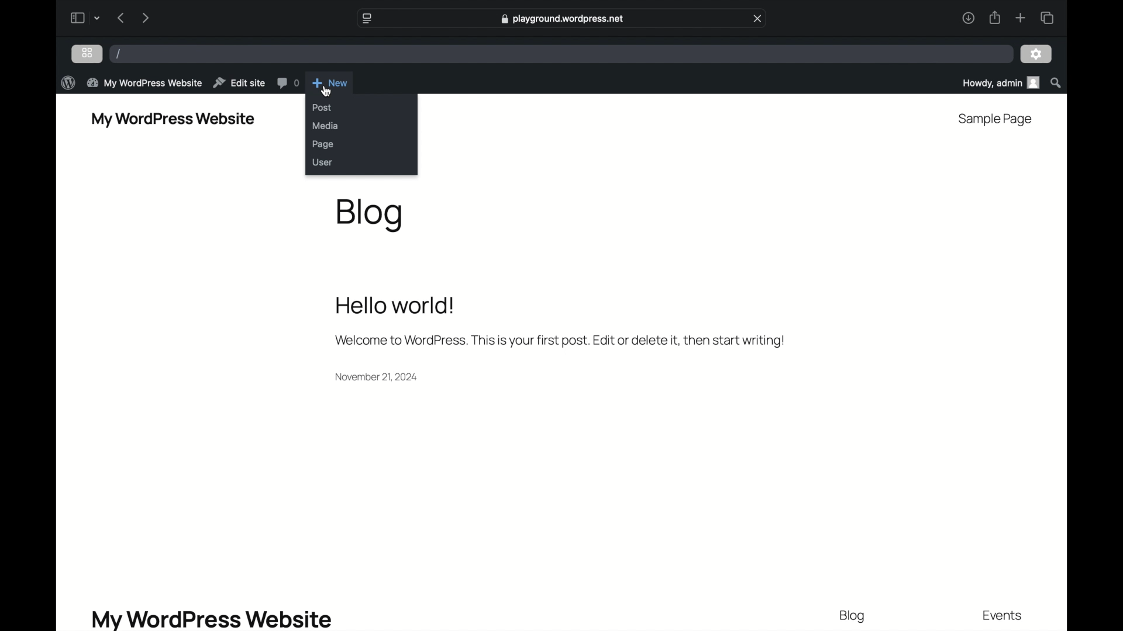 Image resolution: width=1123 pixels, height=631 pixels. I want to click on next page, so click(146, 17).